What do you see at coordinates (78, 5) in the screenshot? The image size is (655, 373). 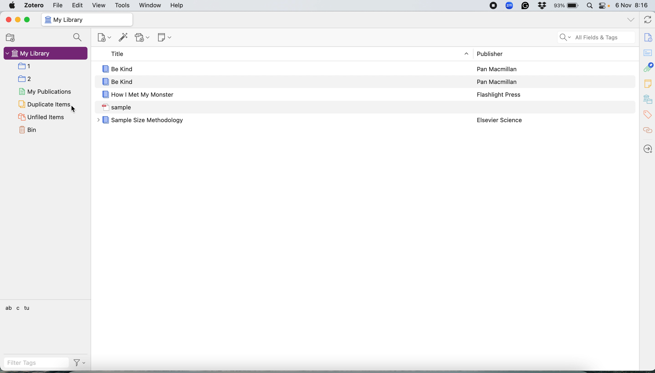 I see `edit` at bounding box center [78, 5].